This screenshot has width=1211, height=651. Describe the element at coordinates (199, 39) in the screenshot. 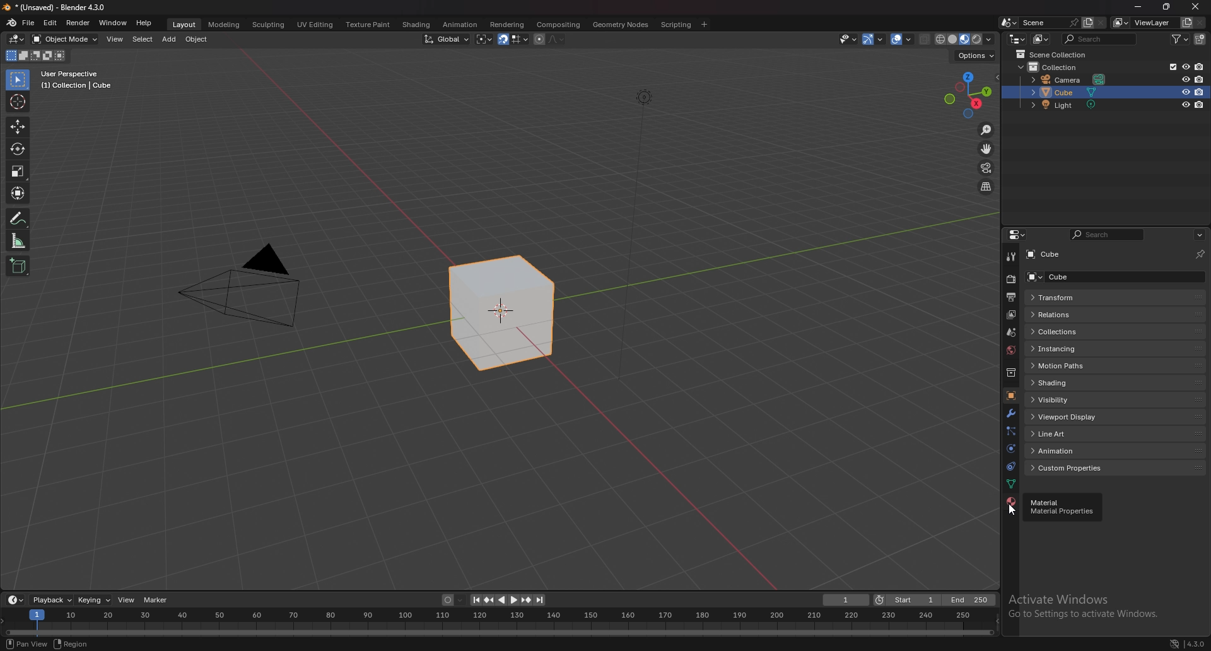

I see `object` at that location.